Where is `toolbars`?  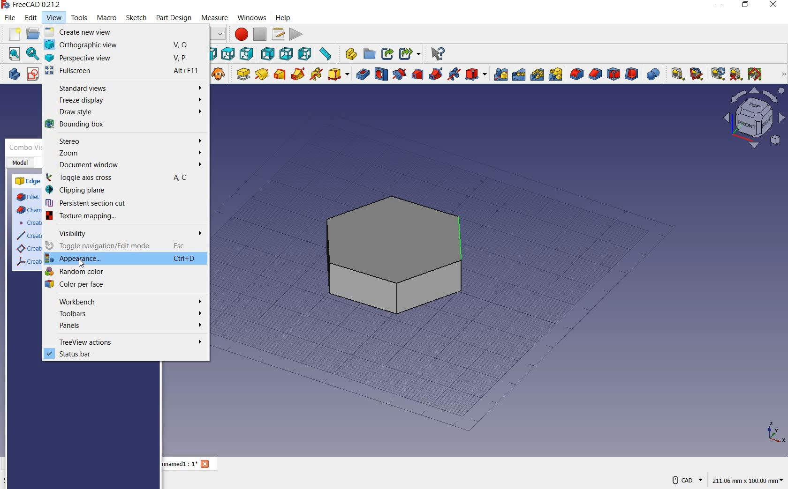
toolbars is located at coordinates (124, 315).